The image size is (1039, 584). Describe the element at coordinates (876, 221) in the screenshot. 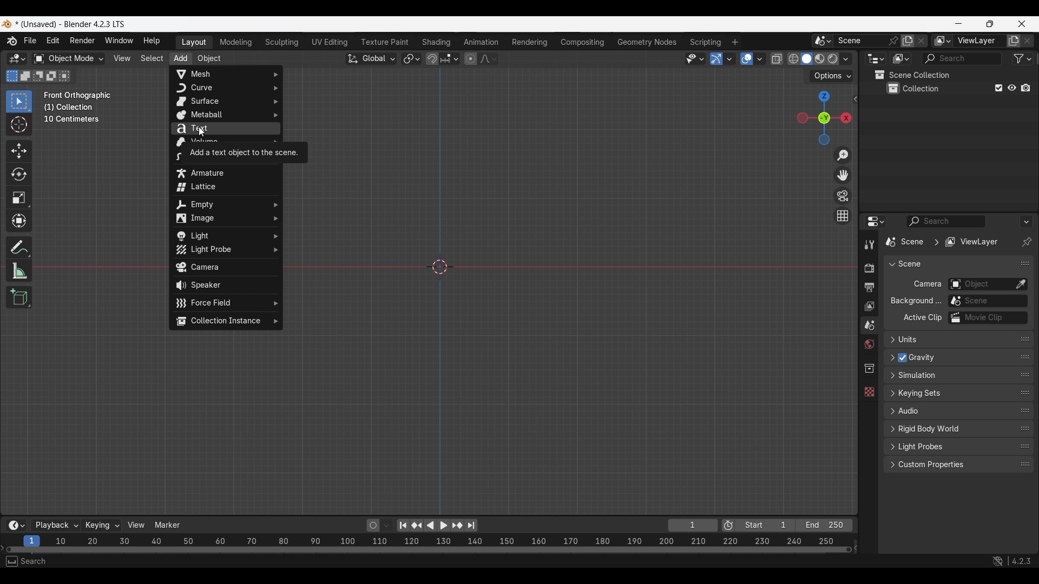

I see `Editor type` at that location.